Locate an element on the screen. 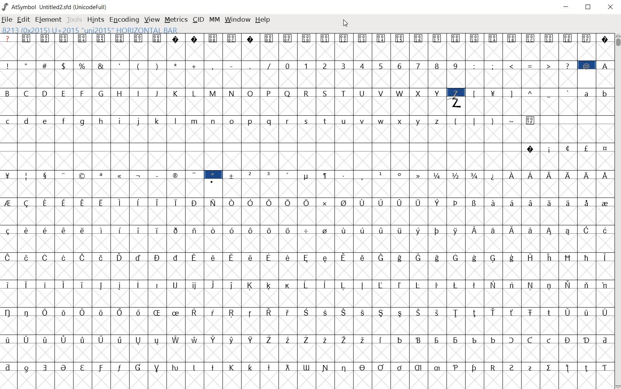 The image size is (621, 389). HELP is located at coordinates (264, 19).